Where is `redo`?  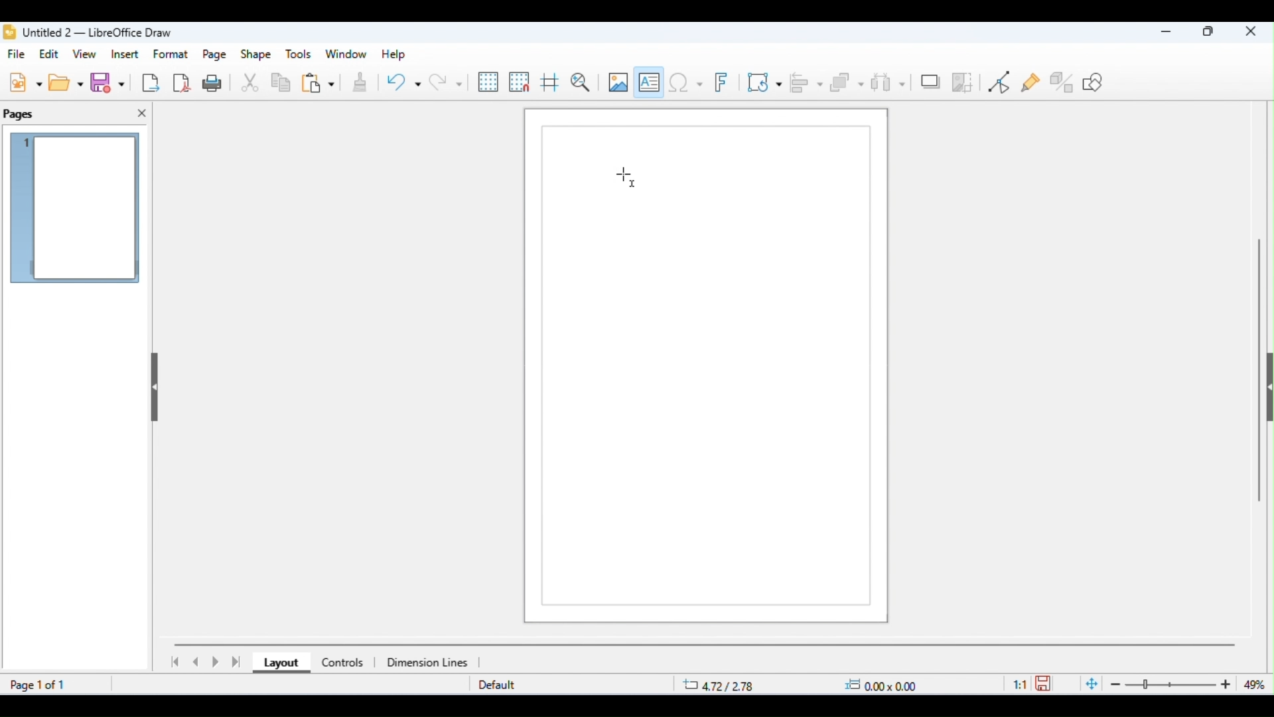
redo is located at coordinates (445, 82).